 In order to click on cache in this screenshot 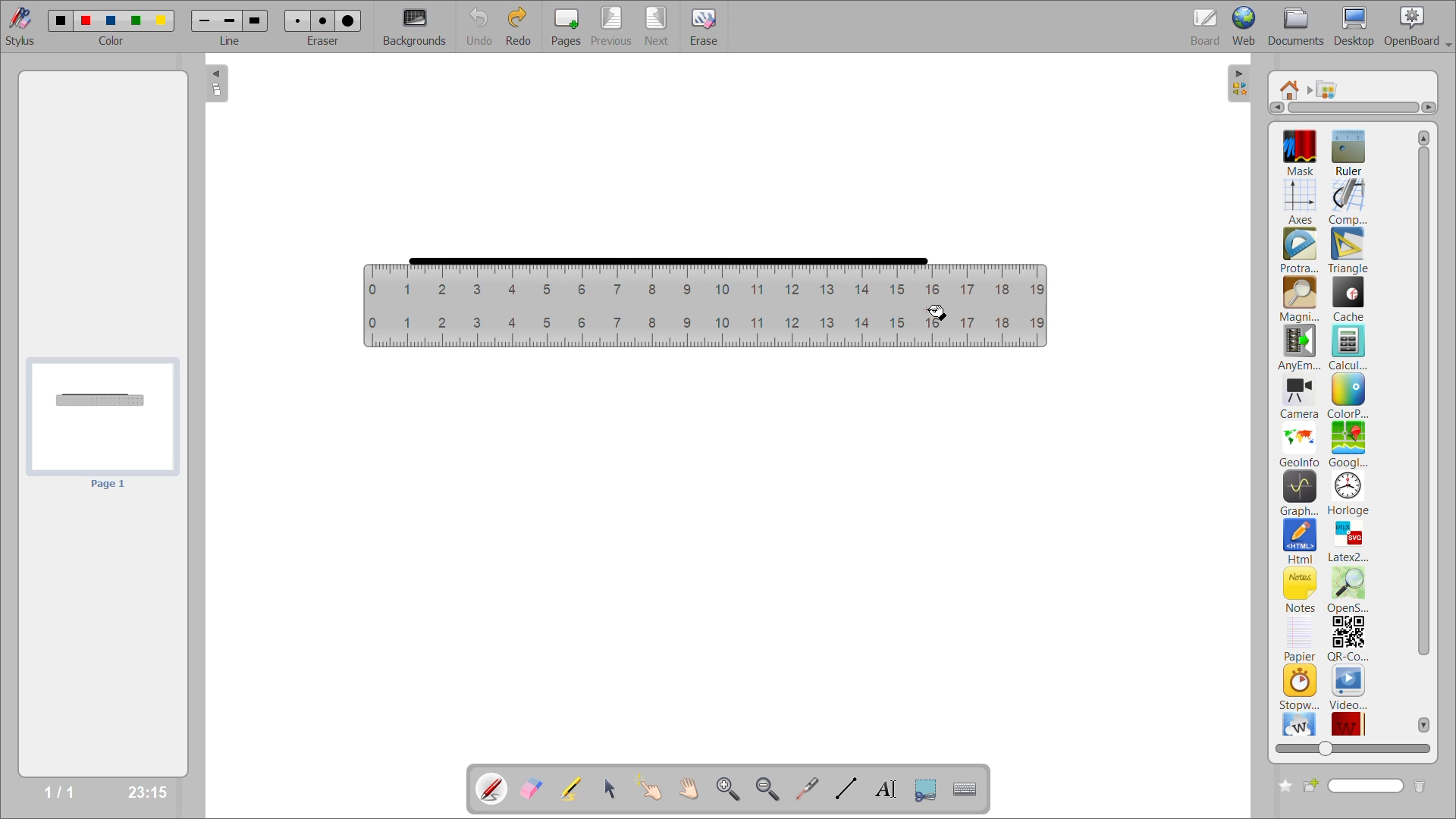, I will do `click(1349, 299)`.